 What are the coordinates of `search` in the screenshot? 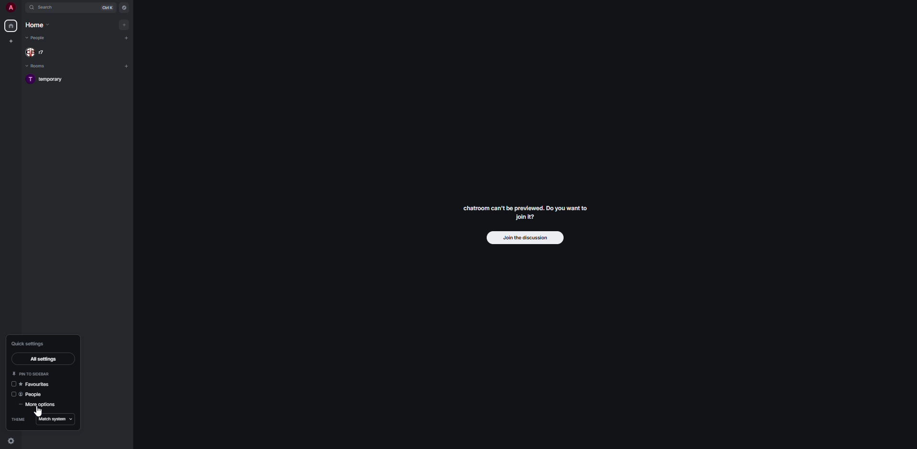 It's located at (48, 8).